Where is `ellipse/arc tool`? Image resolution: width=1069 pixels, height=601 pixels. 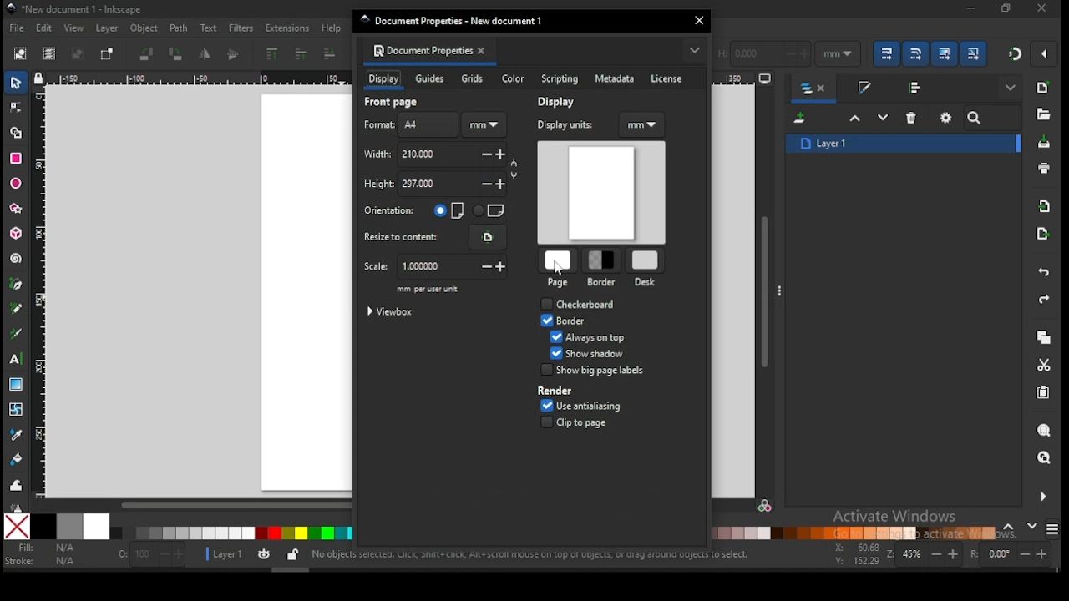
ellipse/arc tool is located at coordinates (17, 184).